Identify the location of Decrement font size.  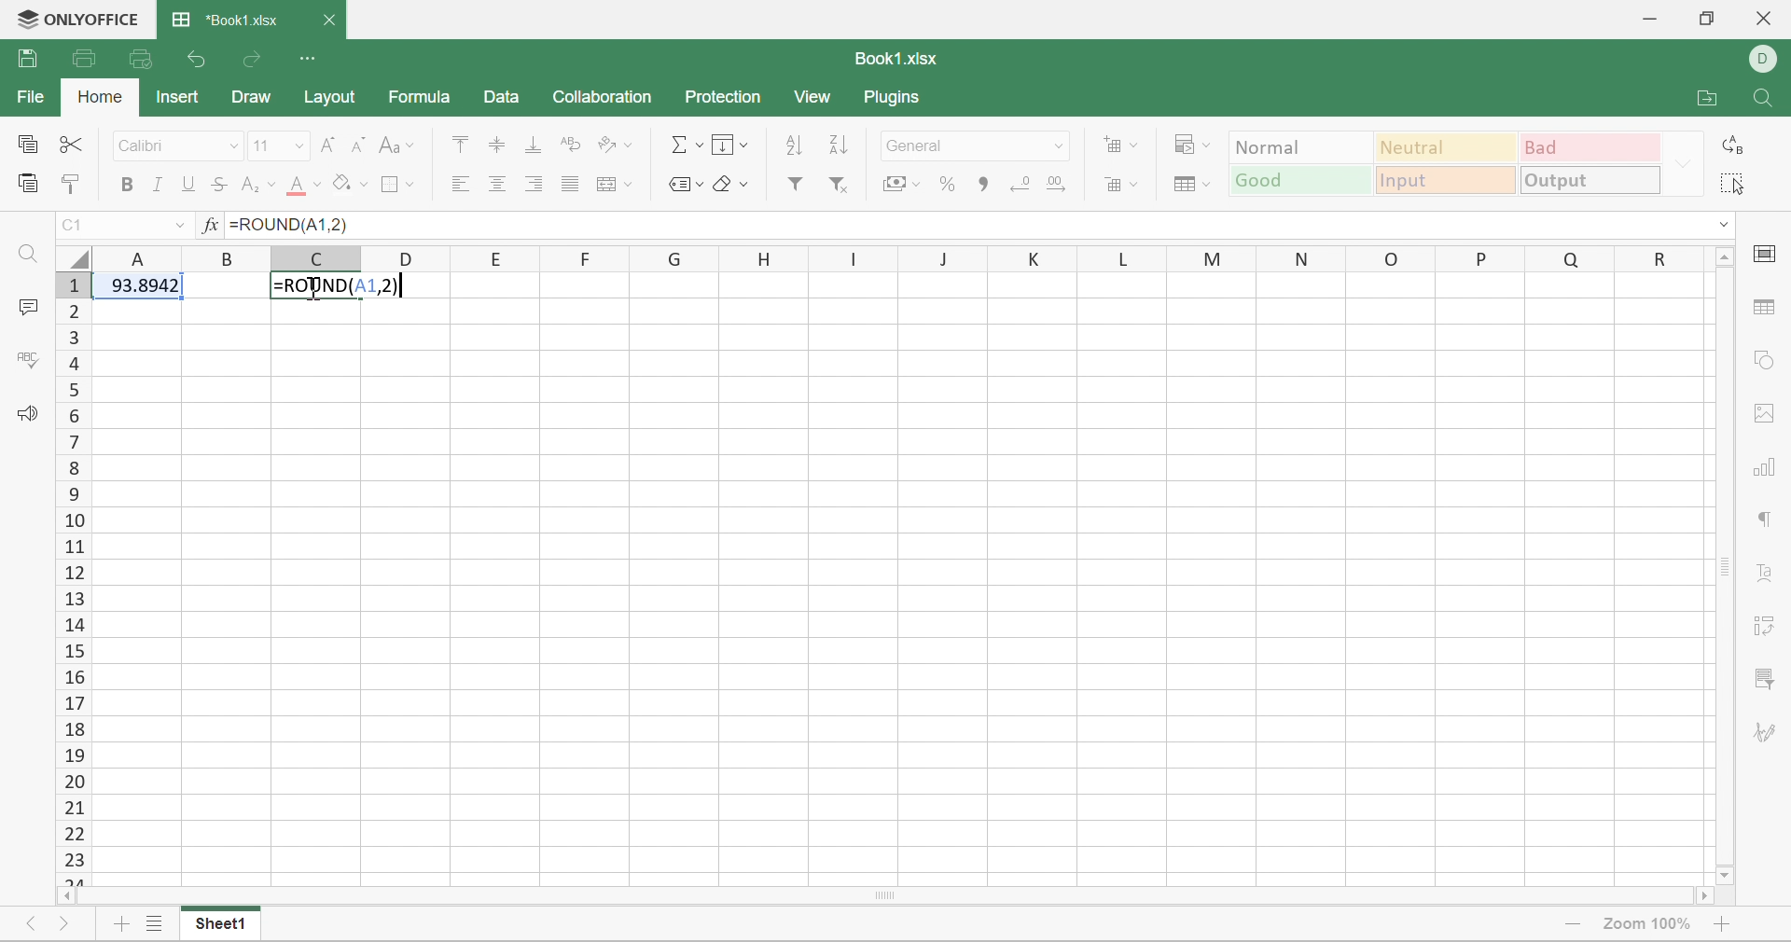
(357, 143).